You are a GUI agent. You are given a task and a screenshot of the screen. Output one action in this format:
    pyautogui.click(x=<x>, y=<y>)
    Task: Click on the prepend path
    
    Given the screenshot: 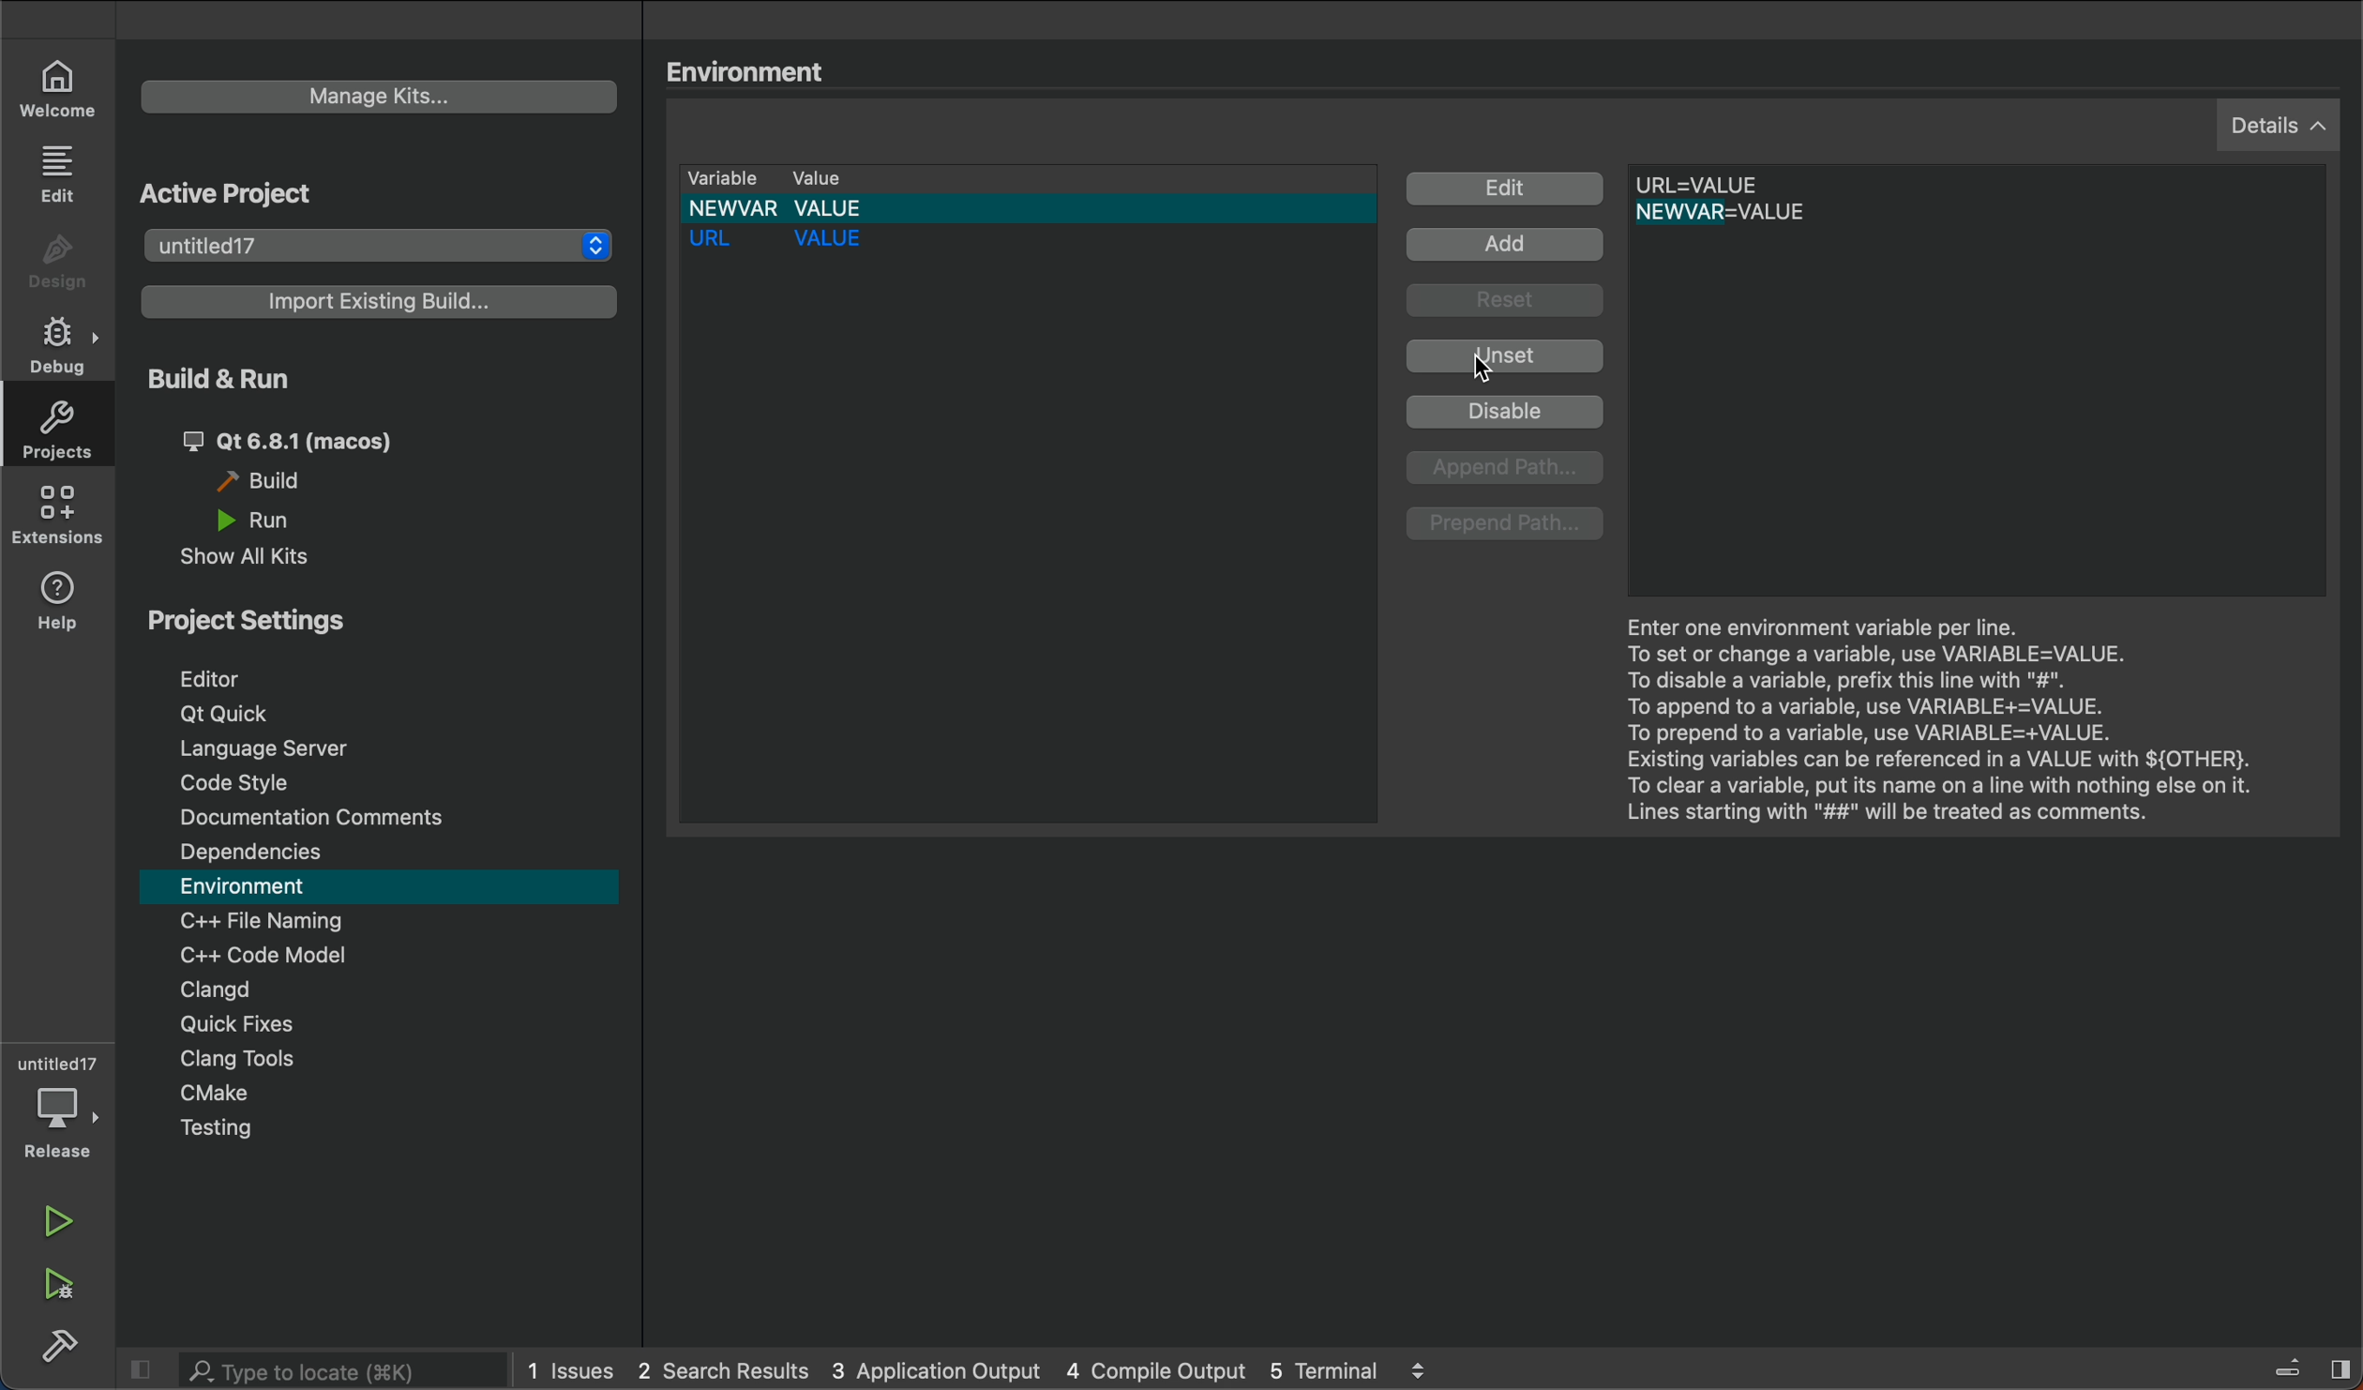 What is the action you would take?
    pyautogui.click(x=1504, y=526)
    